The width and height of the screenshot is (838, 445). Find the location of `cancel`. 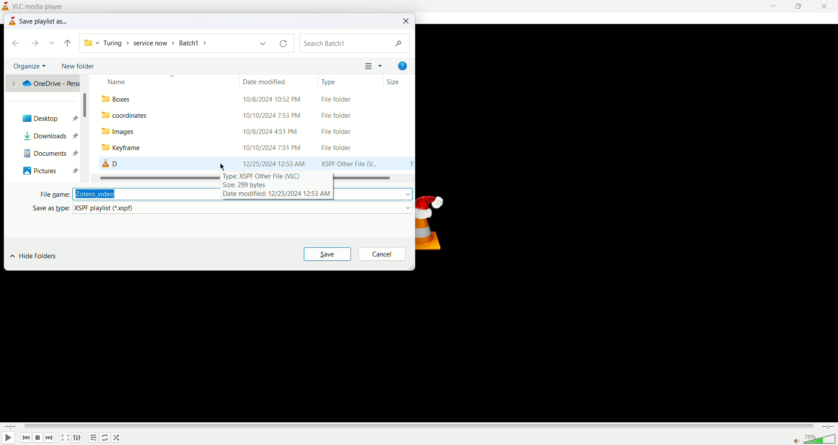

cancel is located at coordinates (382, 253).